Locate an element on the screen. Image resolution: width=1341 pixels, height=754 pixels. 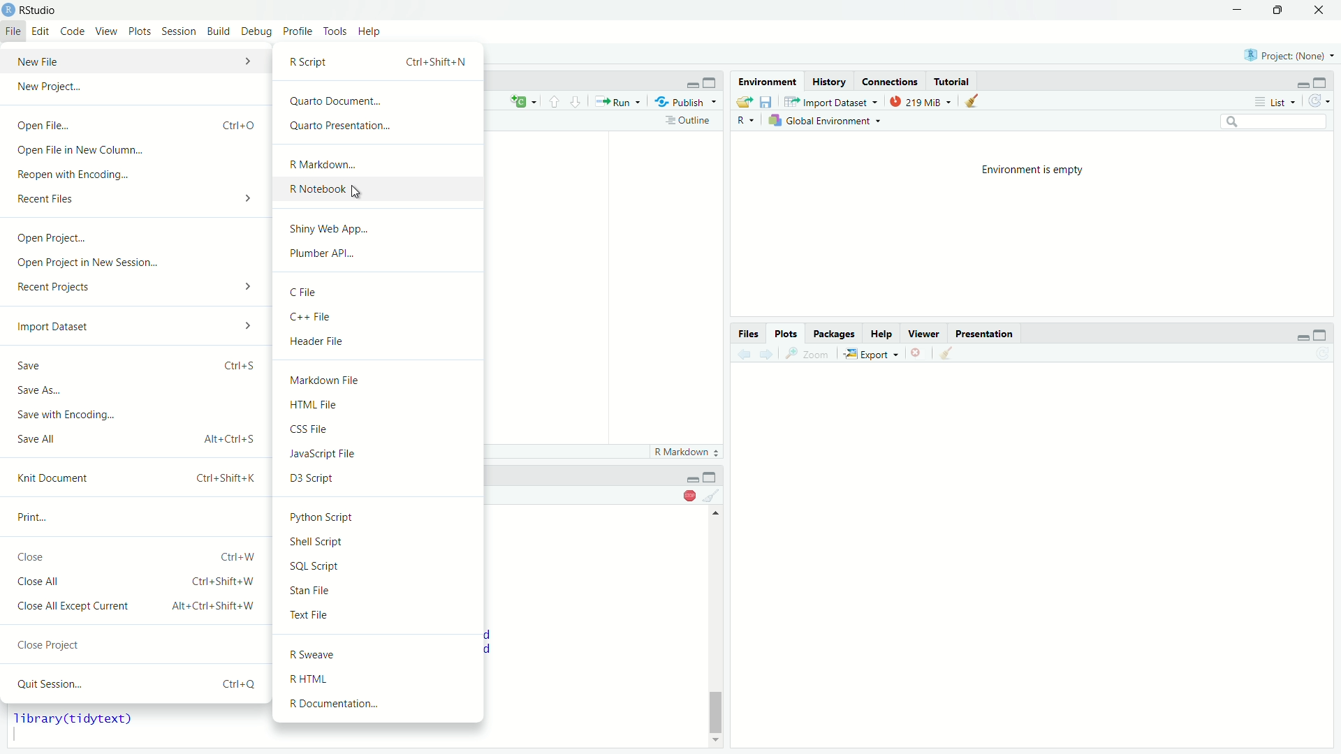
Open Project... is located at coordinates (135, 239).